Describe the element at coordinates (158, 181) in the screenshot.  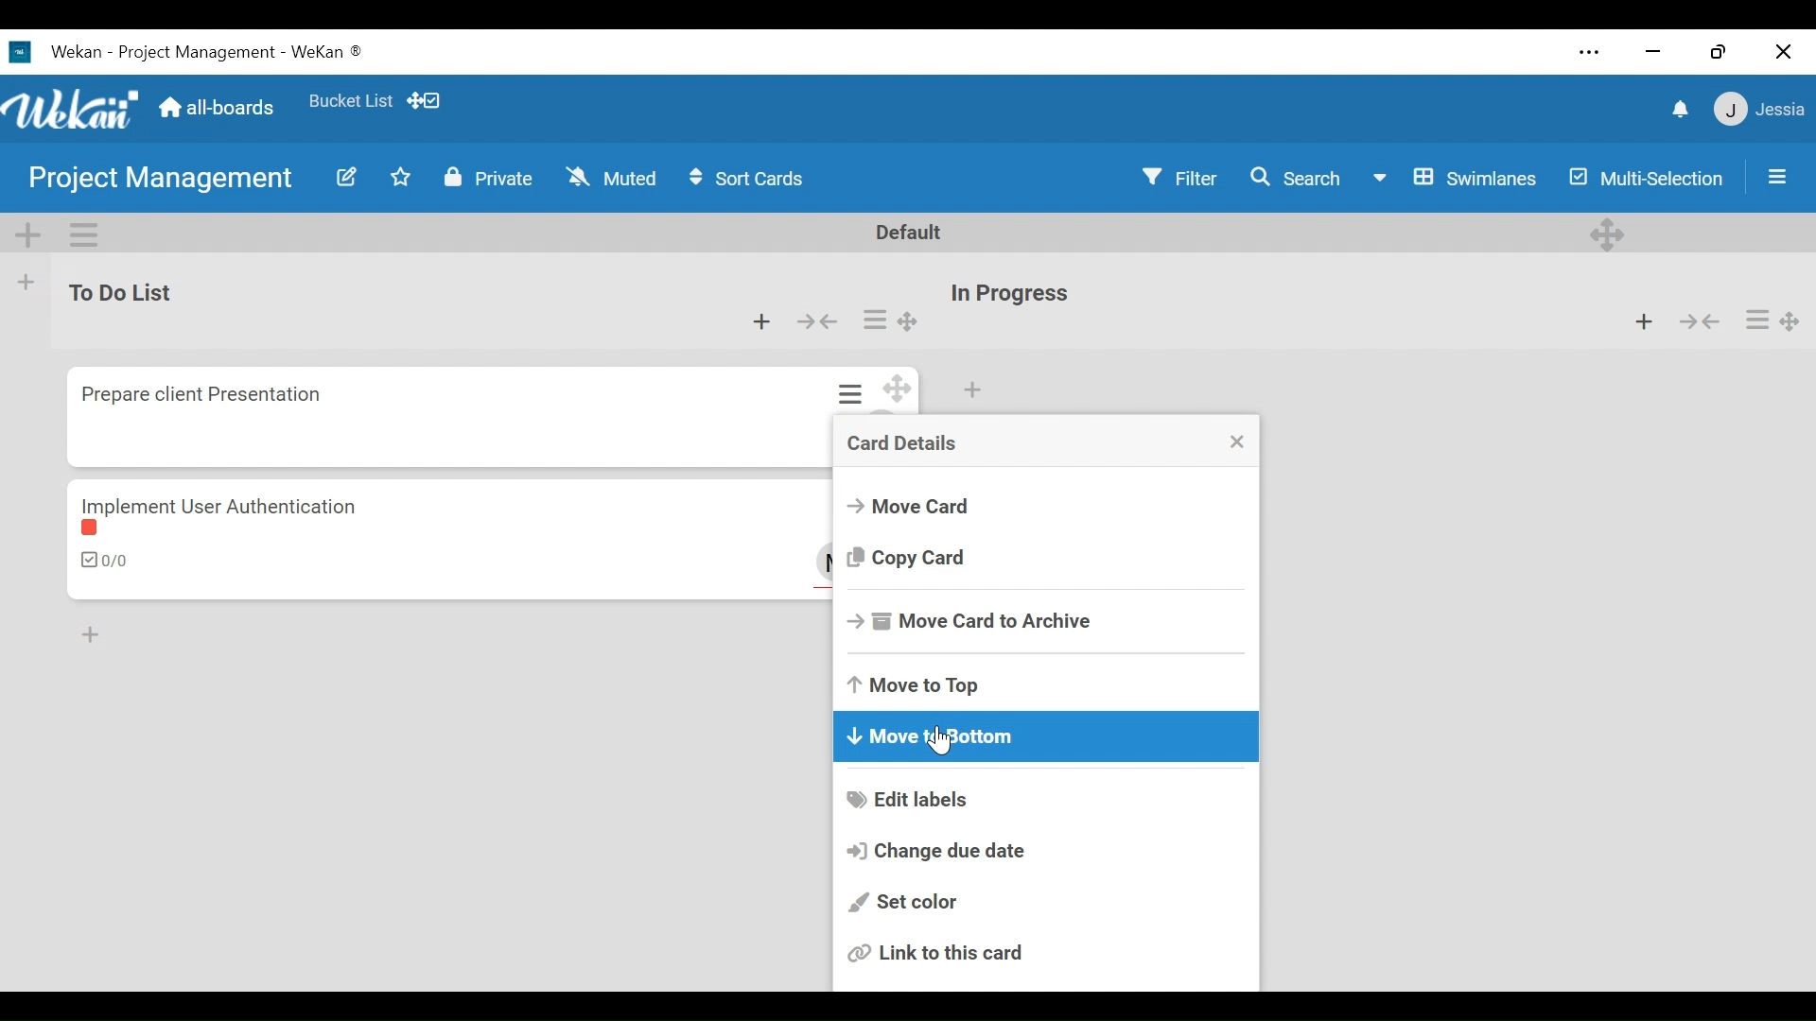
I see `Board Name` at that location.